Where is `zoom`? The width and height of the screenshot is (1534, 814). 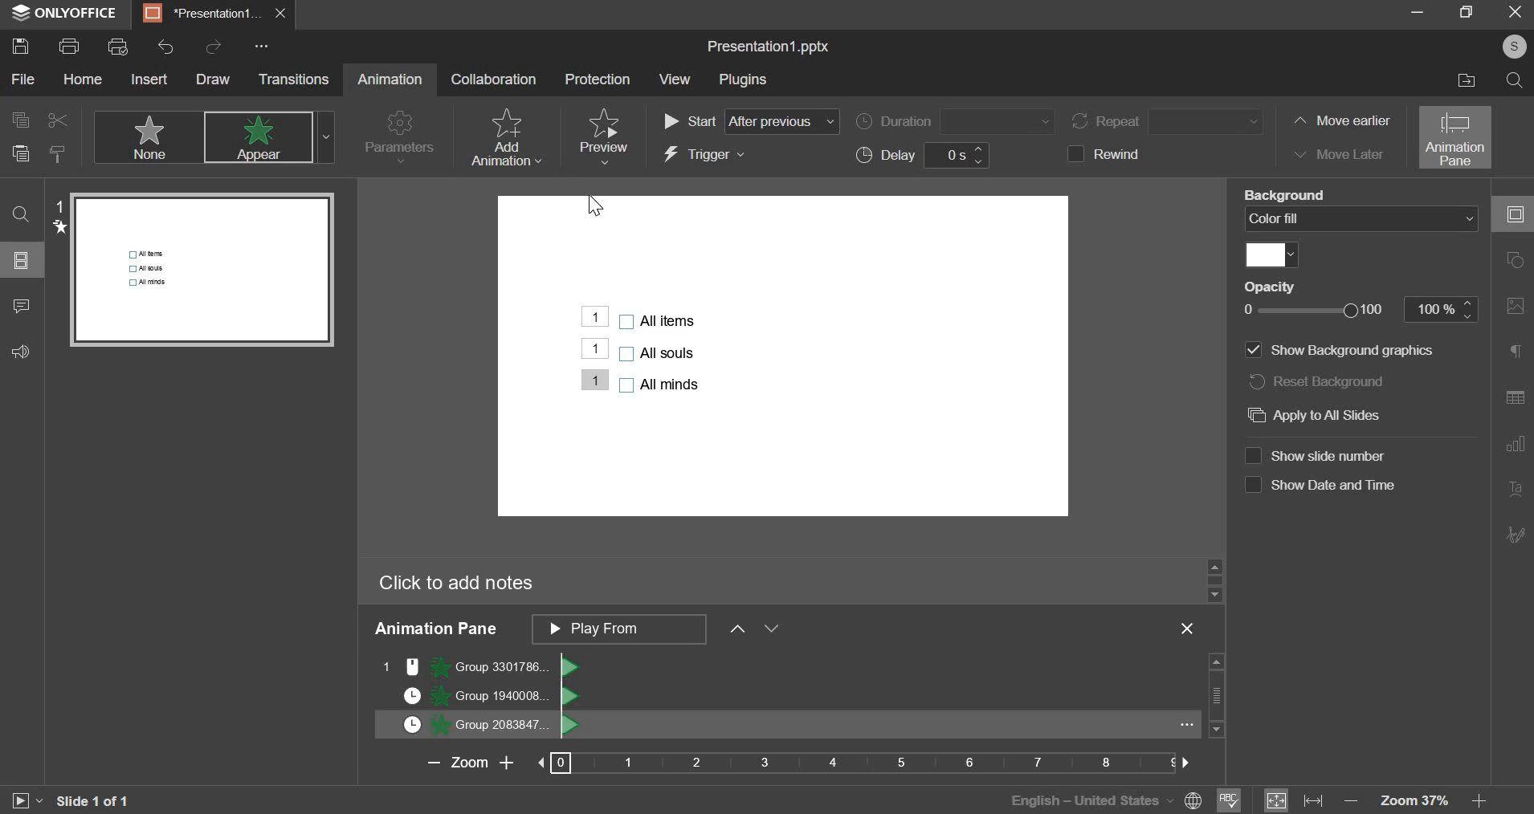
zoom is located at coordinates (797, 762).